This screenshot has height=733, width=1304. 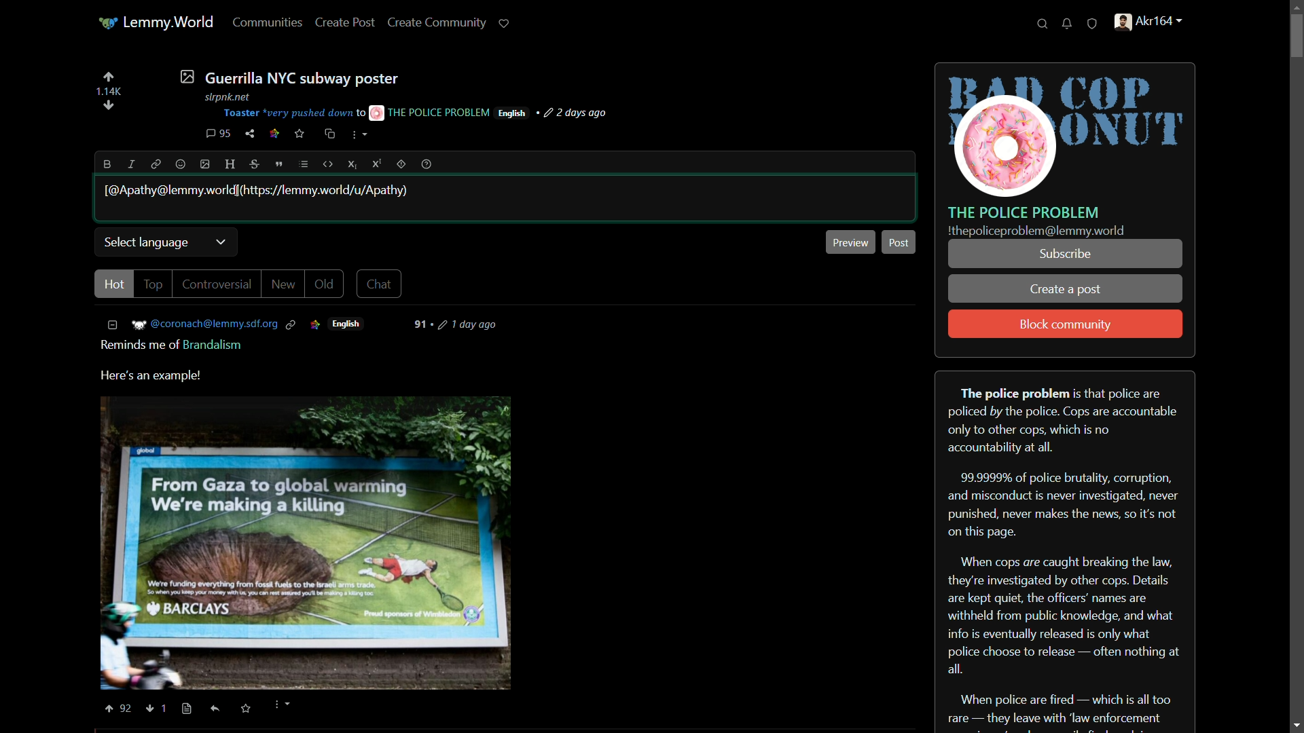 I want to click on , so click(x=151, y=709).